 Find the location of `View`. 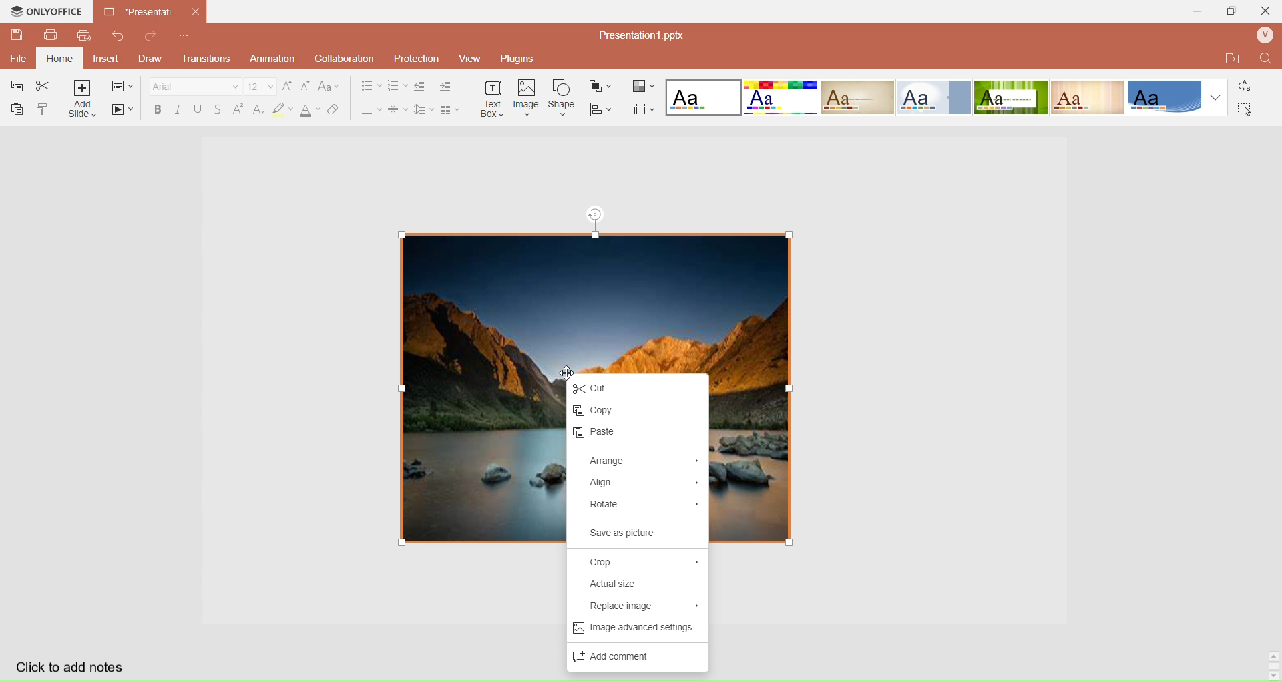

View is located at coordinates (471, 59).